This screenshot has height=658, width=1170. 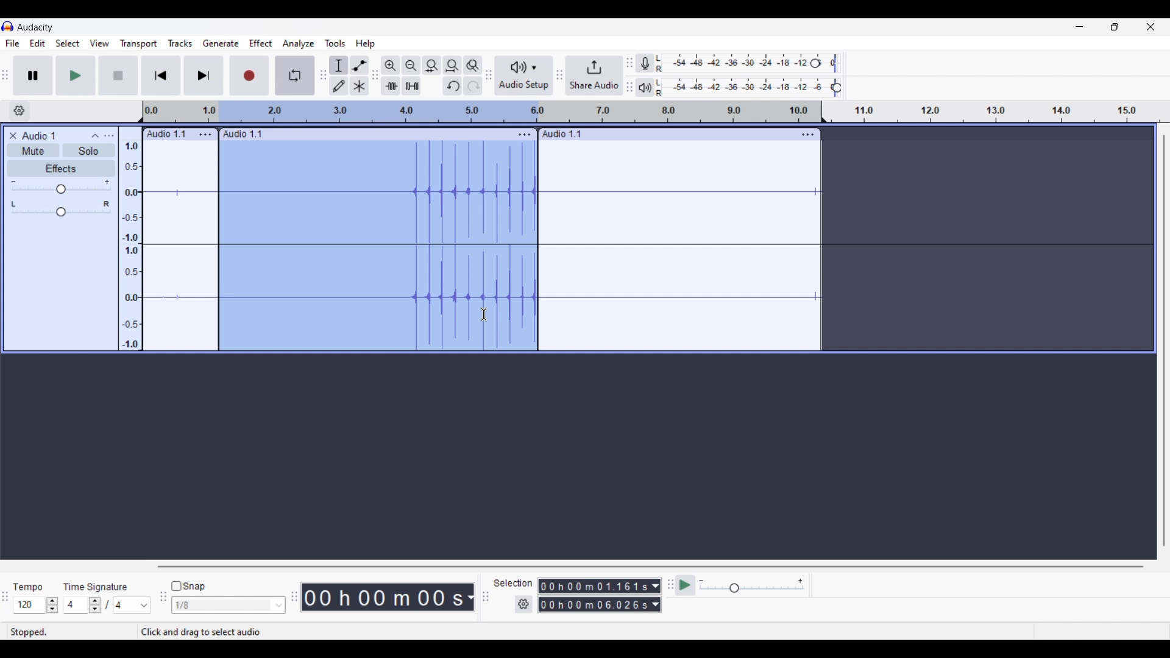 What do you see at coordinates (30, 605) in the screenshot?
I see `Type in tempo` at bounding box center [30, 605].